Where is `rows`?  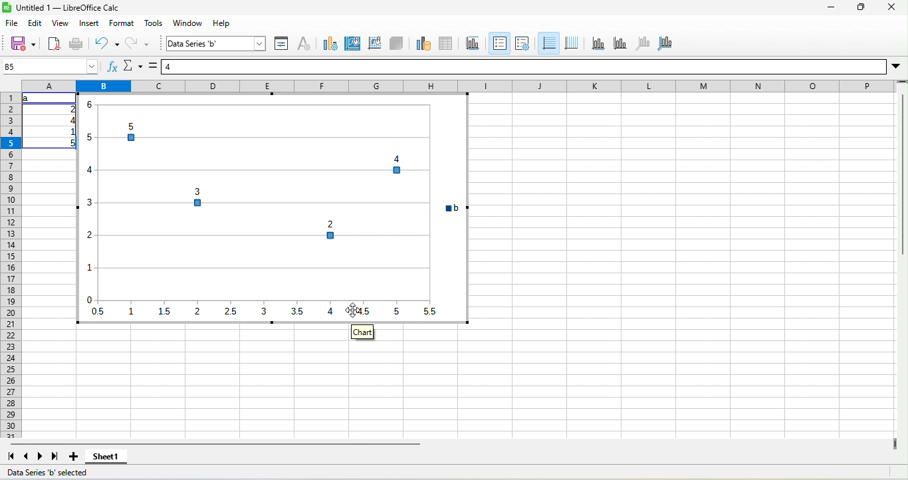 rows is located at coordinates (11, 265).